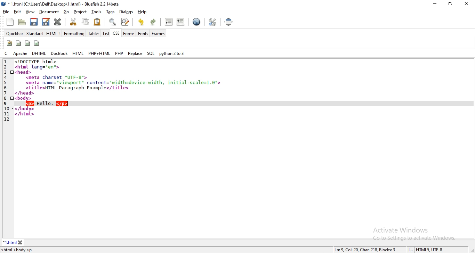  What do you see at coordinates (78, 53) in the screenshot?
I see `html` at bounding box center [78, 53].